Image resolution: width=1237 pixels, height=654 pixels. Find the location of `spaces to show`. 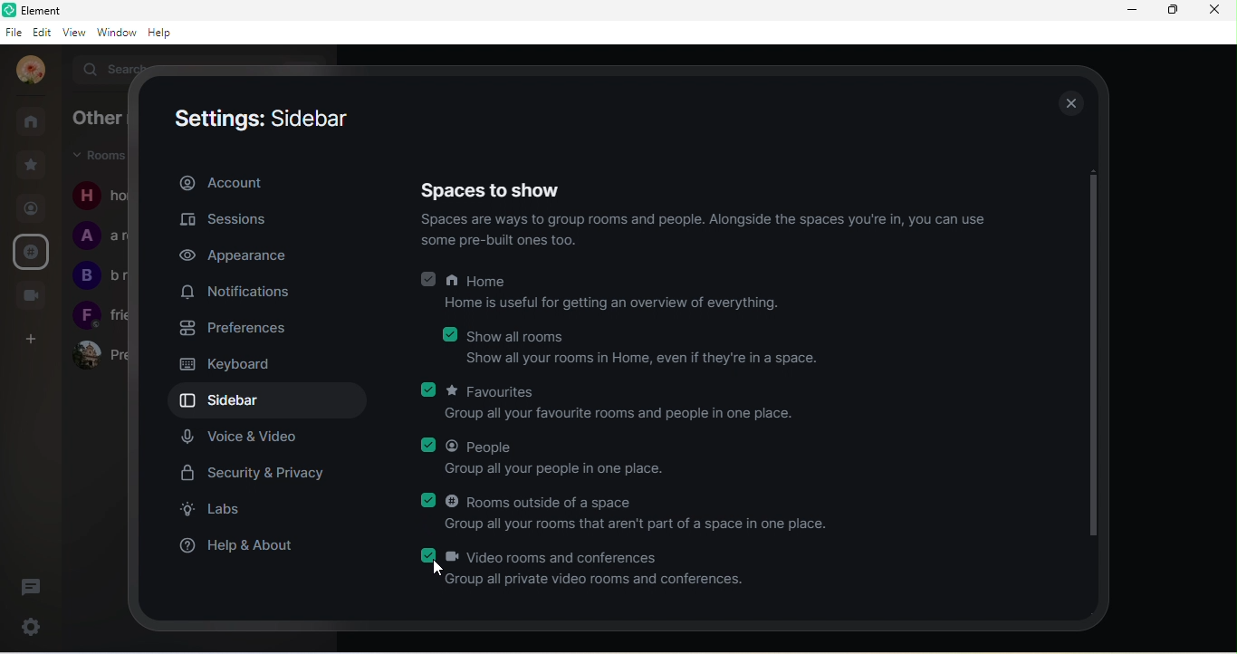

spaces to show is located at coordinates (499, 188).